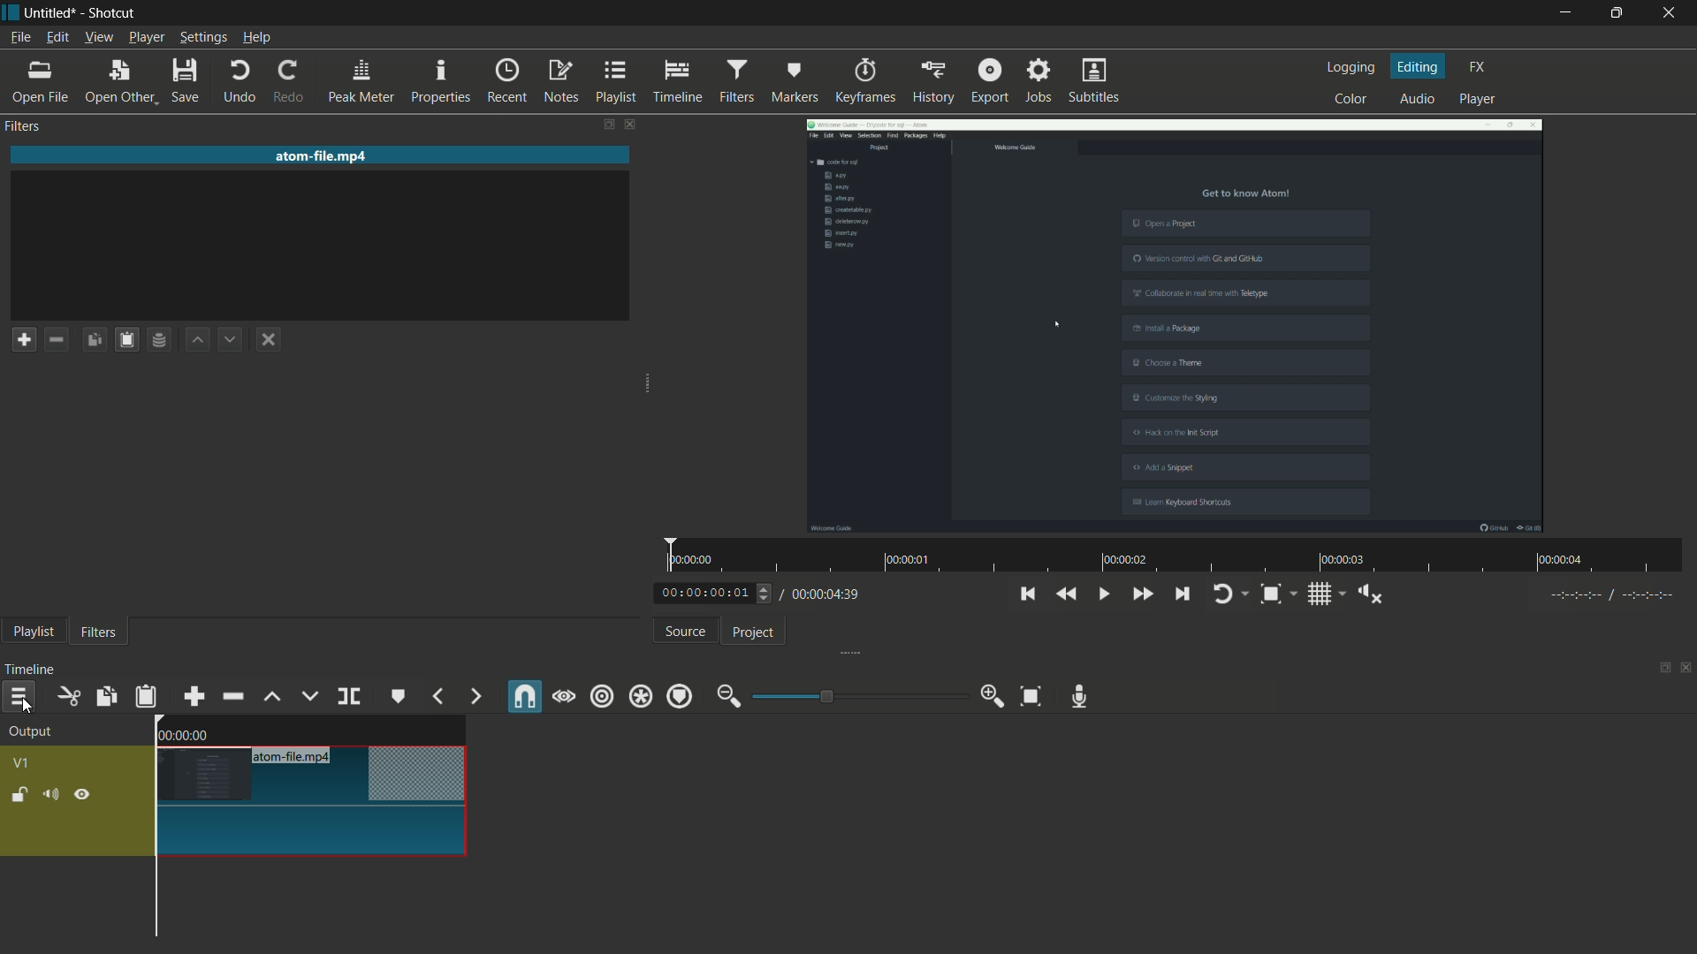 This screenshot has width=1697, height=954. Describe the element at coordinates (990, 80) in the screenshot. I see `export` at that location.